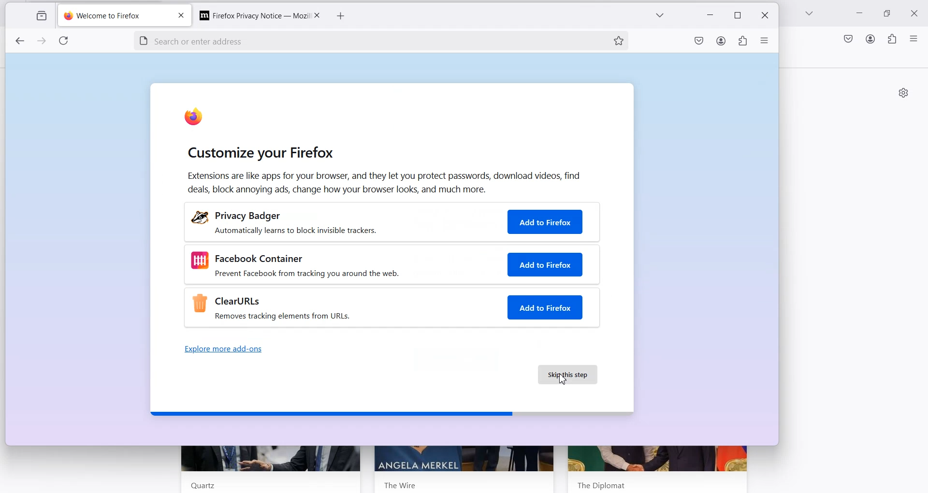  What do you see at coordinates (286, 318) in the screenshot?
I see `Removes tracking elements from URLs.` at bounding box center [286, 318].